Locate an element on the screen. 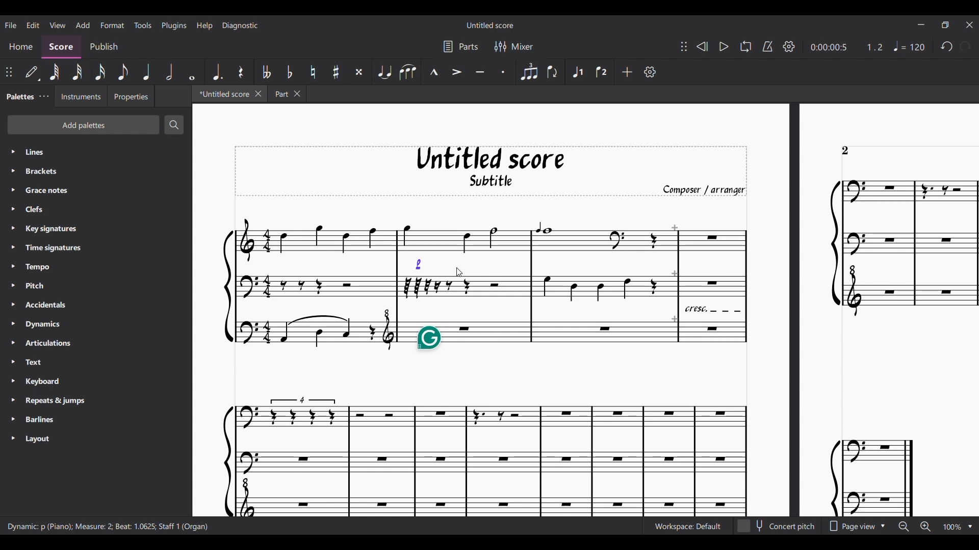  Rest is located at coordinates (241, 72).